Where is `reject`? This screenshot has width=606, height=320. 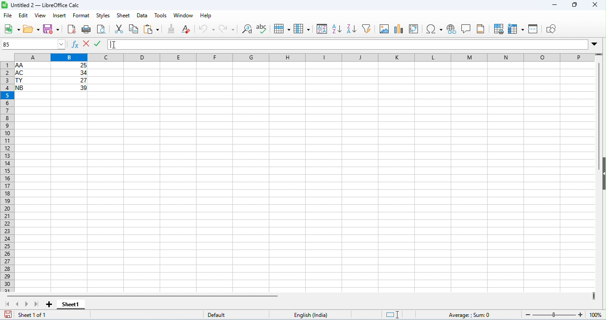 reject is located at coordinates (87, 43).